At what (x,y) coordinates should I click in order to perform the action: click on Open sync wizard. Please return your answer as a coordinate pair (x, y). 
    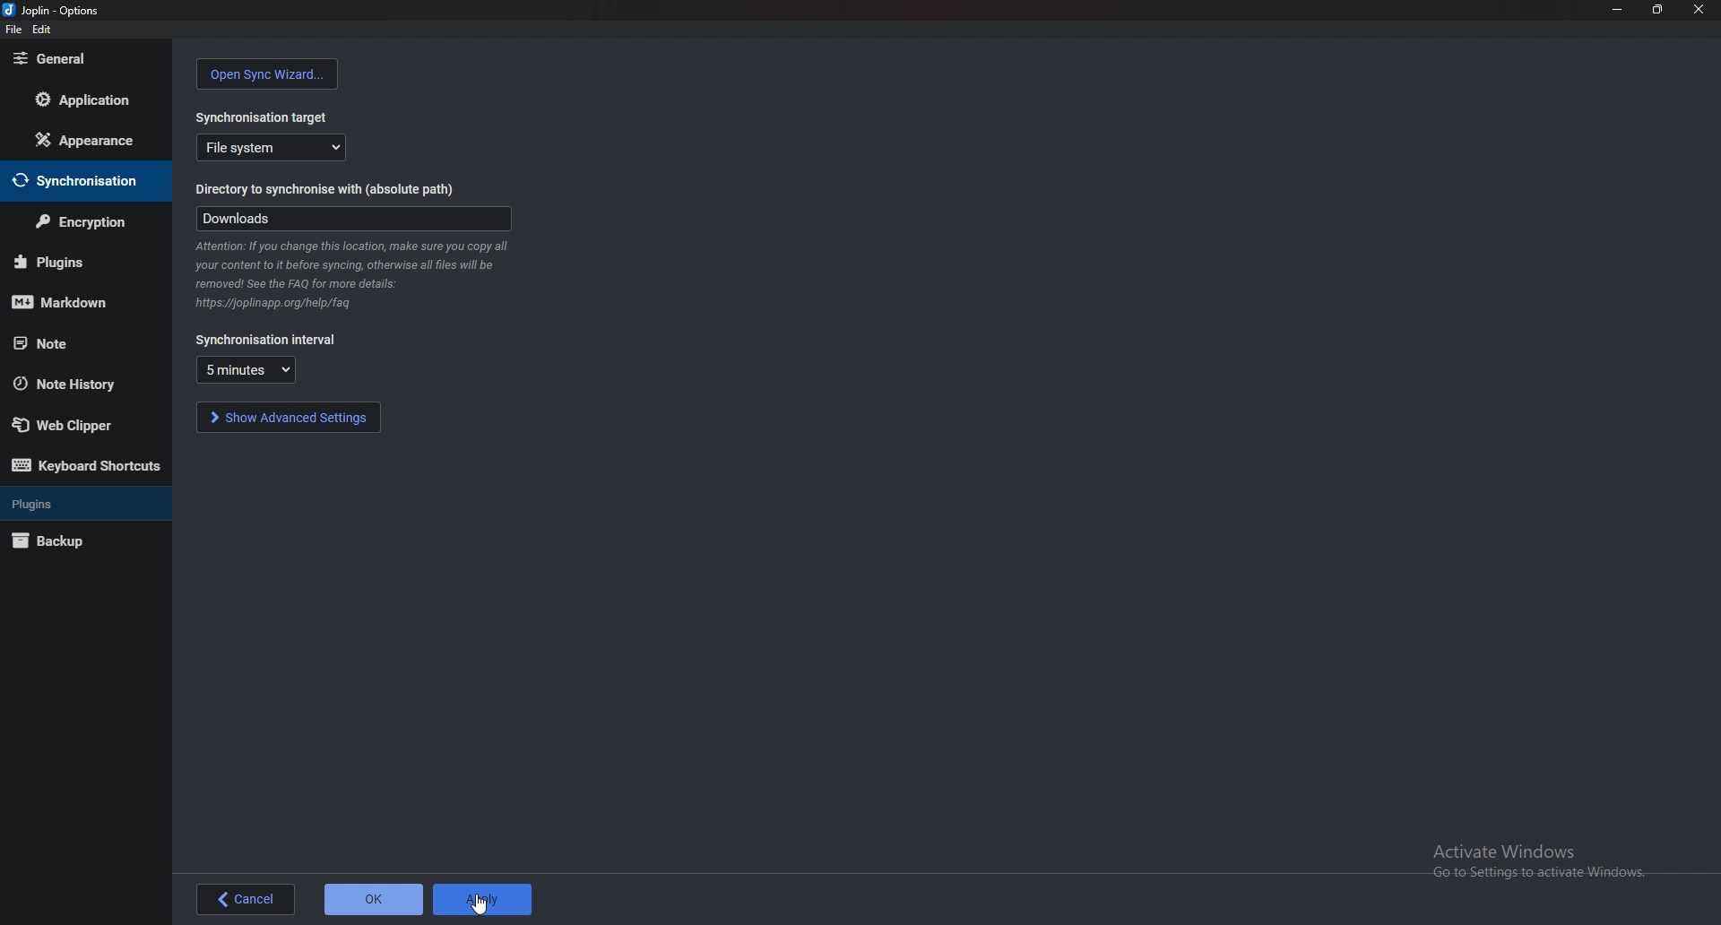
    Looking at the image, I should click on (268, 74).